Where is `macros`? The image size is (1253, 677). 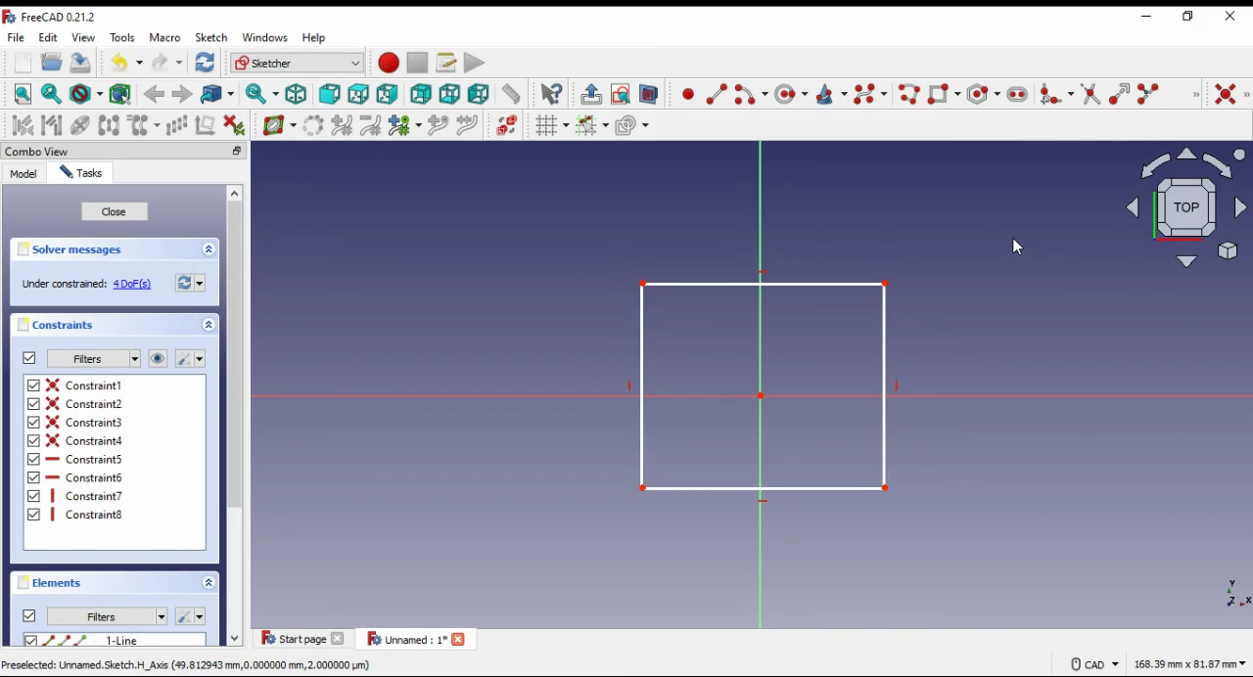 macros is located at coordinates (445, 64).